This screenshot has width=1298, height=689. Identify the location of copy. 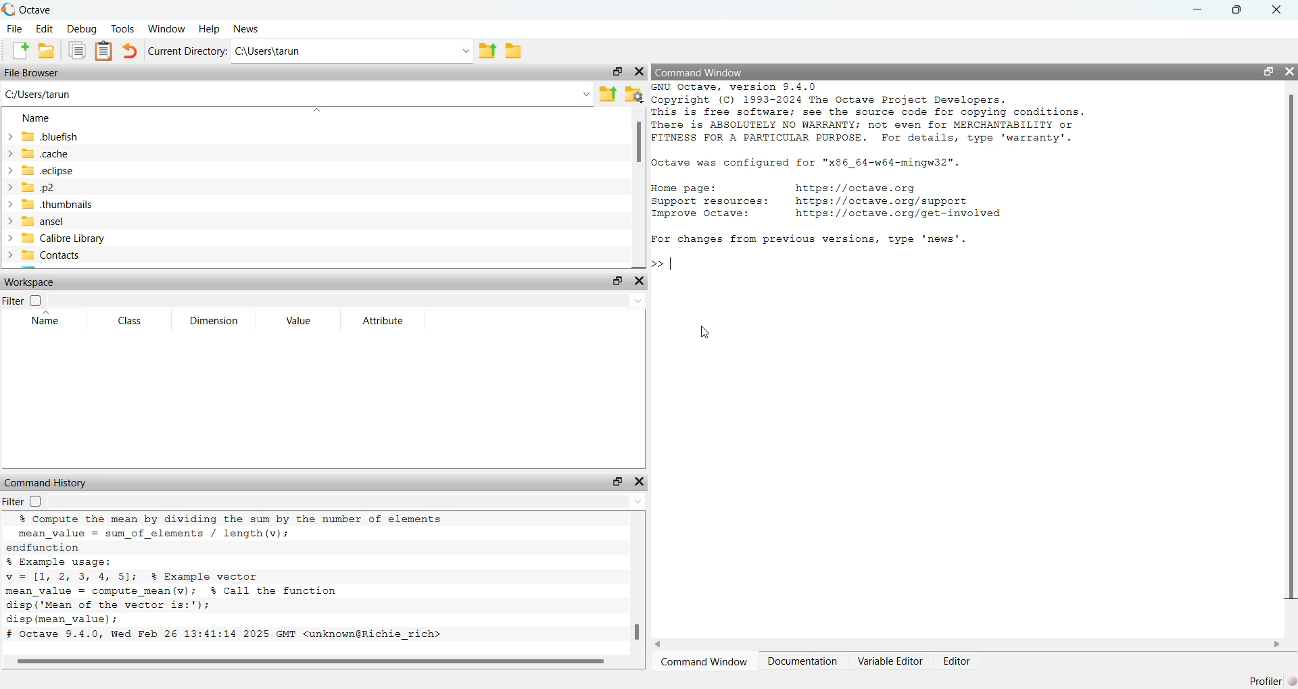
(77, 50).